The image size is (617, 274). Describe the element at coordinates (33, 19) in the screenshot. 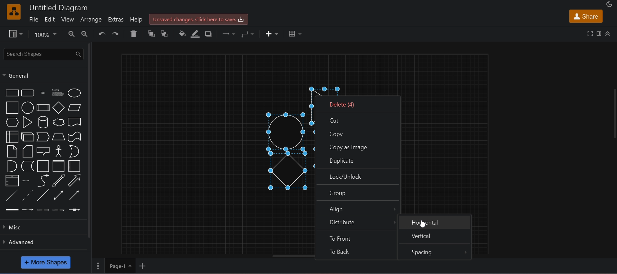

I see `file` at that location.